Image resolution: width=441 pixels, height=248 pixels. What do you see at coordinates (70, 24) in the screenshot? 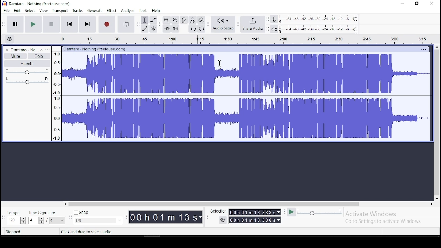
I see `skip to start` at bounding box center [70, 24].